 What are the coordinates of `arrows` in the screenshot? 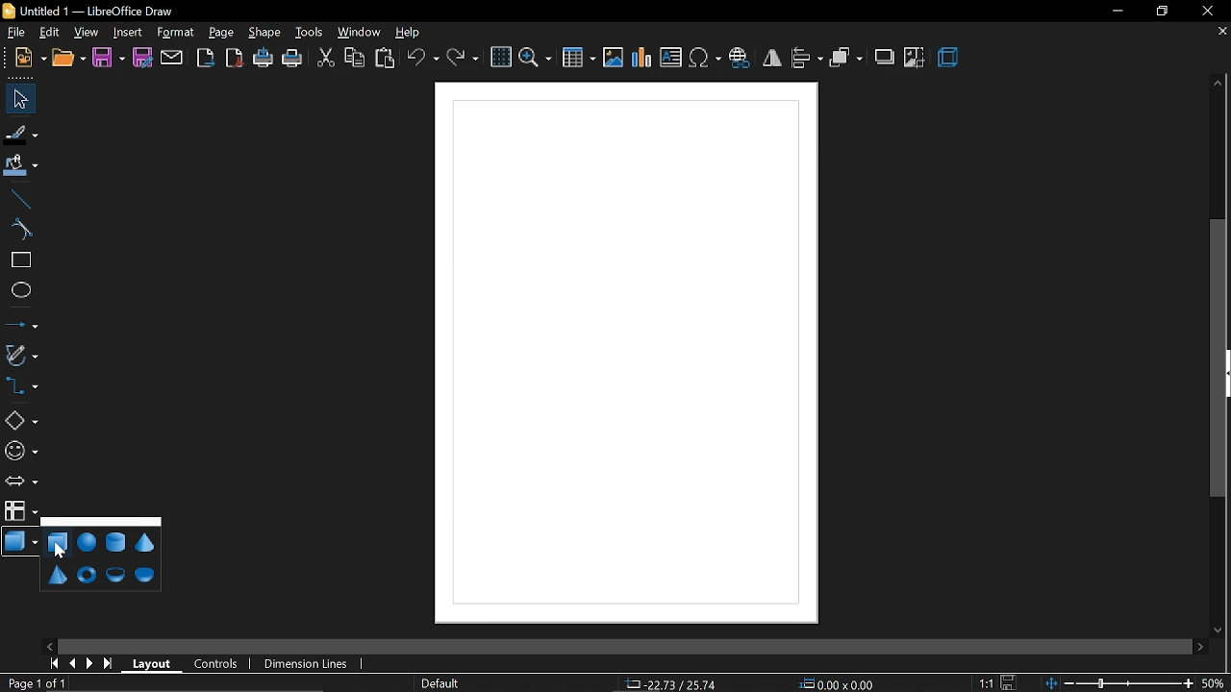 It's located at (21, 481).